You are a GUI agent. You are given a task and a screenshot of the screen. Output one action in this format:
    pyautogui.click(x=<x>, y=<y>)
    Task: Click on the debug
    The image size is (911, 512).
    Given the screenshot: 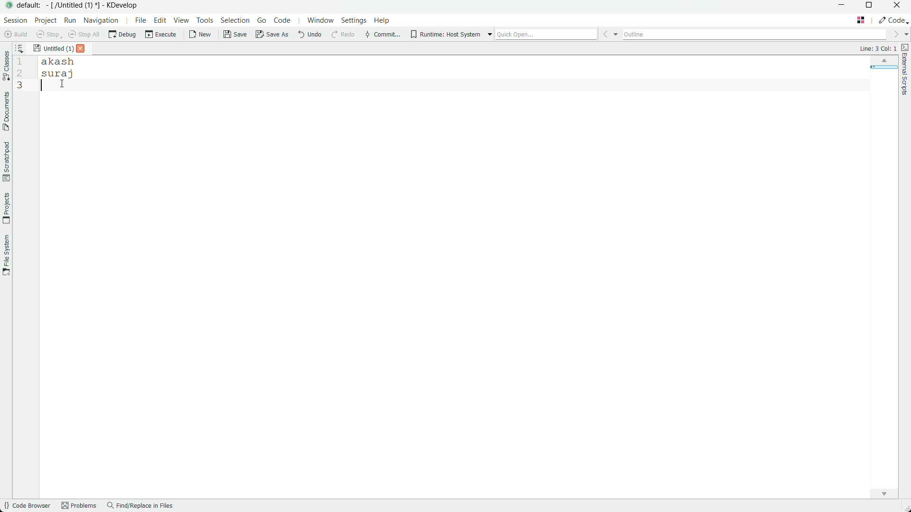 What is the action you would take?
    pyautogui.click(x=123, y=35)
    